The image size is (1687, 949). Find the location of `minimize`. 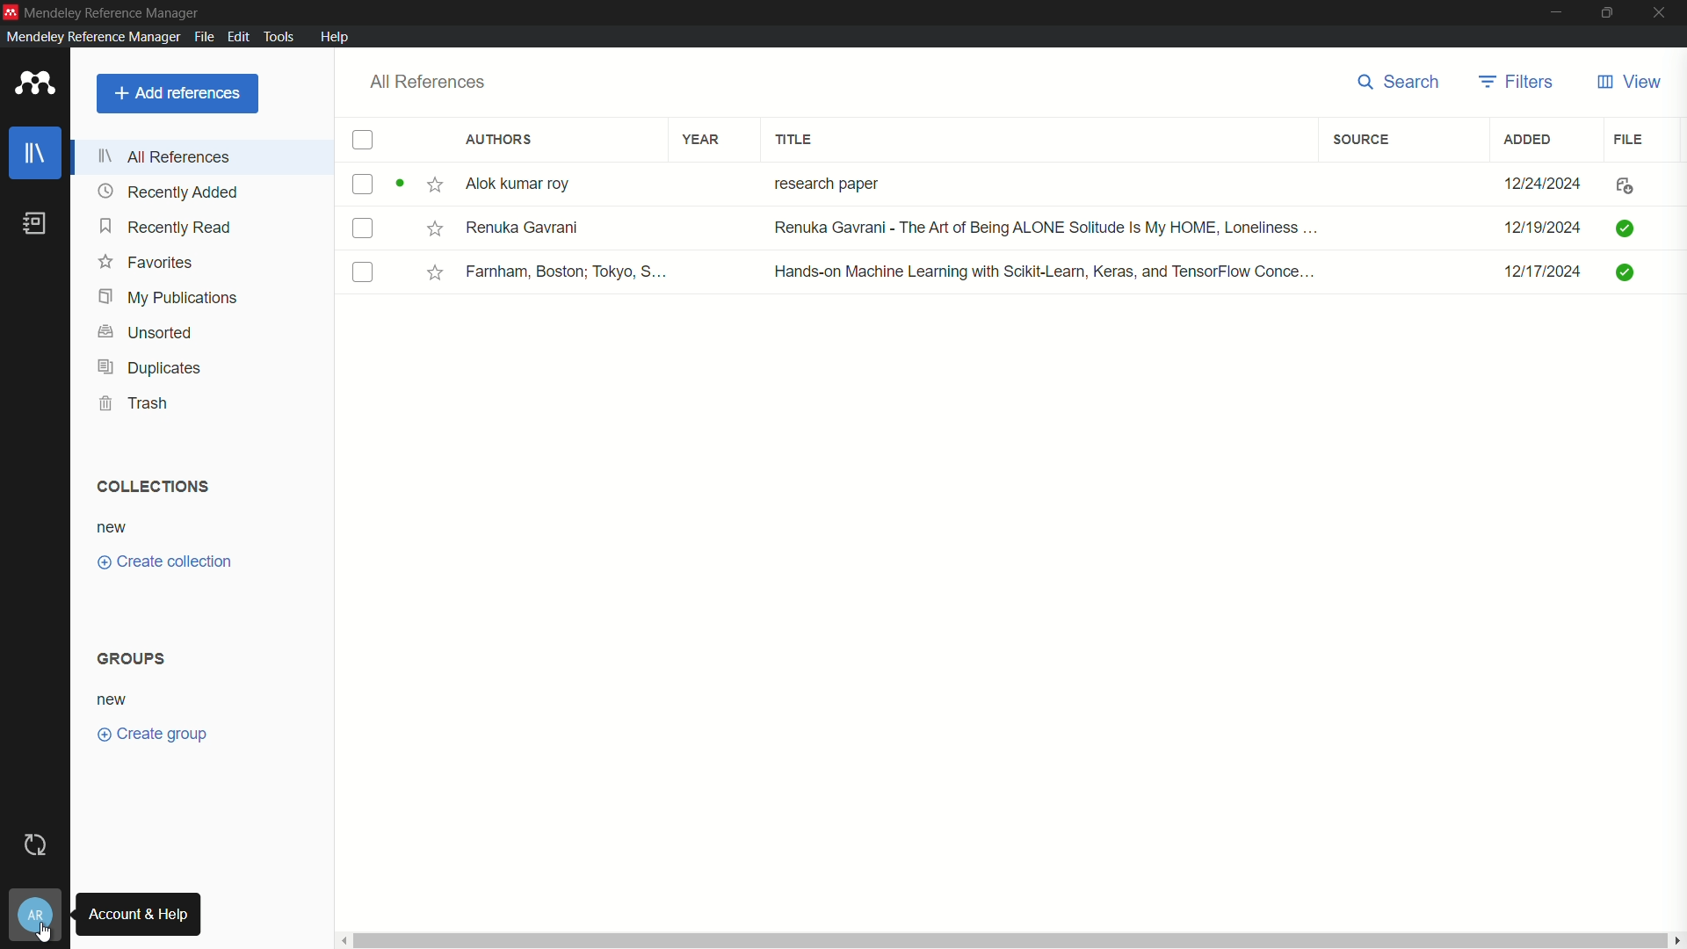

minimize is located at coordinates (1554, 13).